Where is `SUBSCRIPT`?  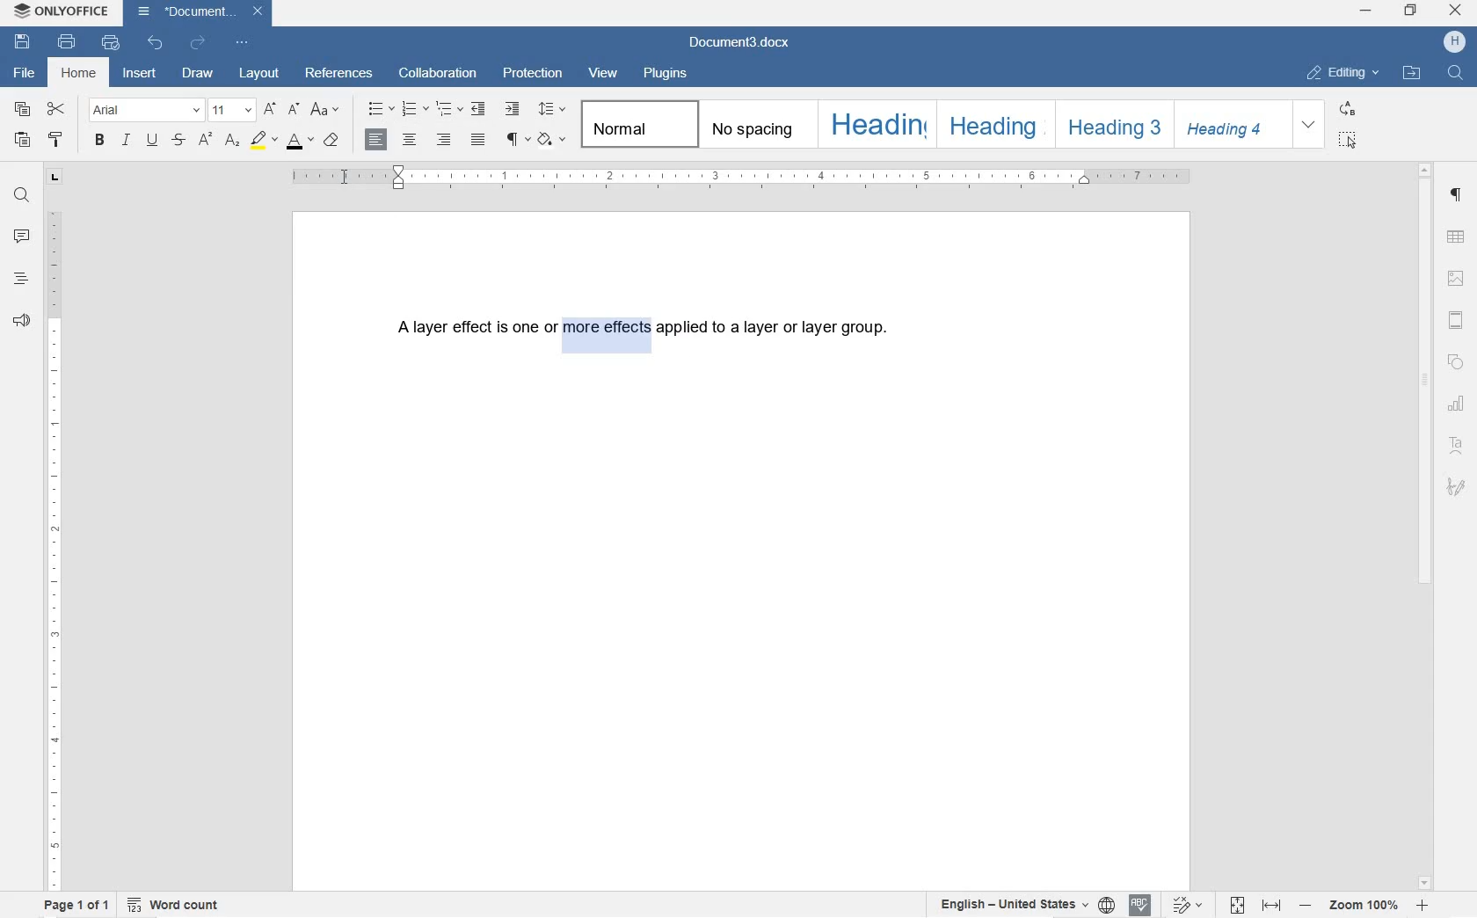 SUBSCRIPT is located at coordinates (232, 141).